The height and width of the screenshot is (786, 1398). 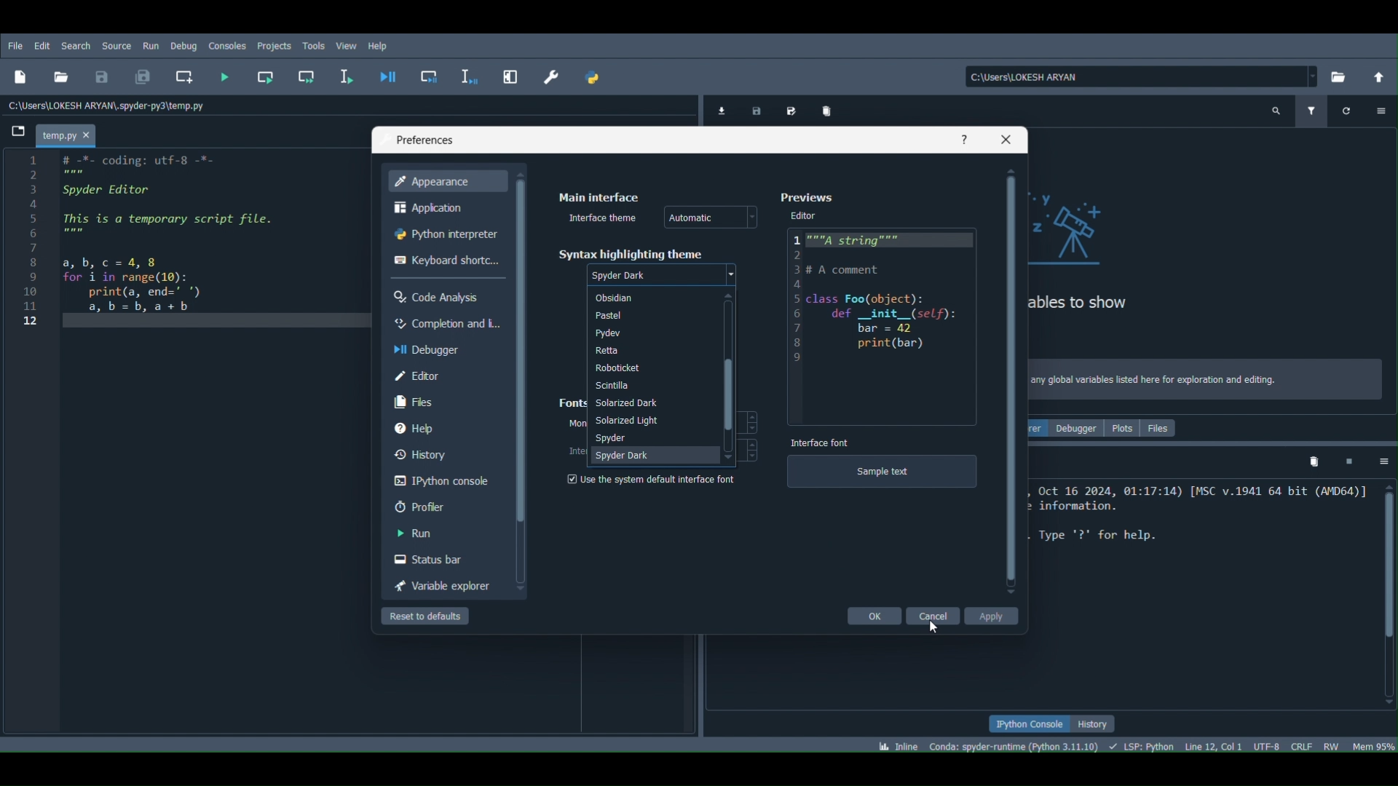 I want to click on Create new cell at the current line (Ctrl + 2), so click(x=184, y=74).